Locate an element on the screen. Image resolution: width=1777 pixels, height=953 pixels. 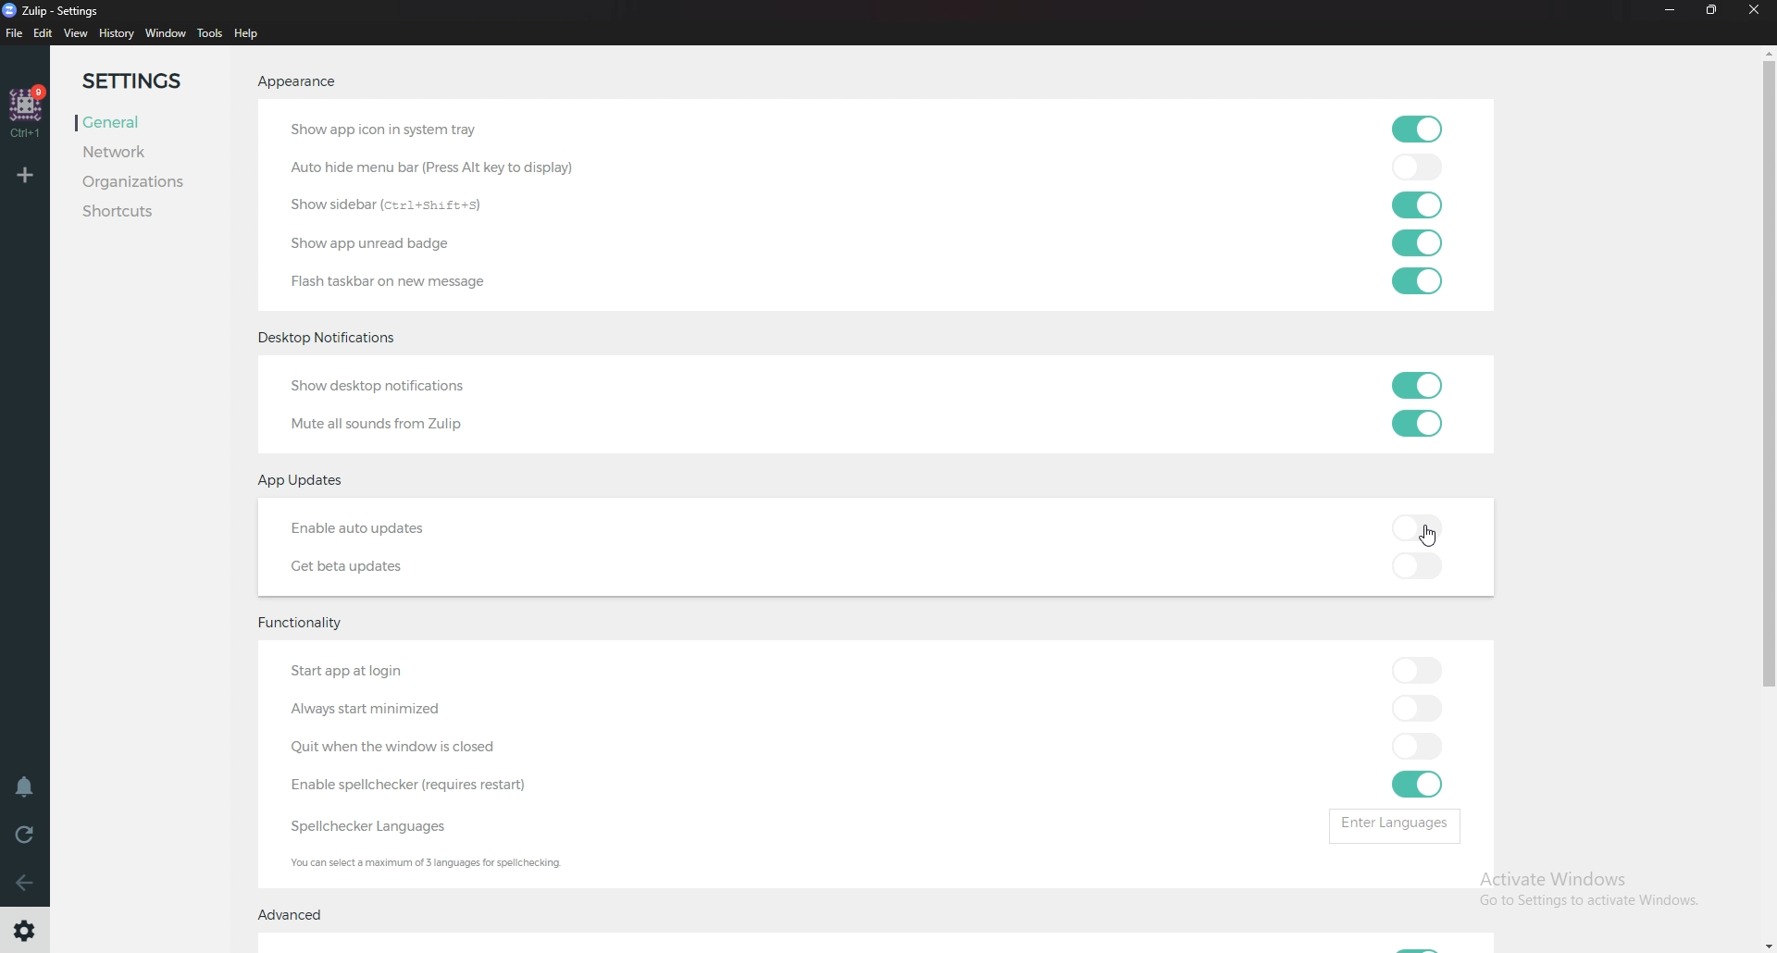
Show desktop notifications is located at coordinates (395, 385).